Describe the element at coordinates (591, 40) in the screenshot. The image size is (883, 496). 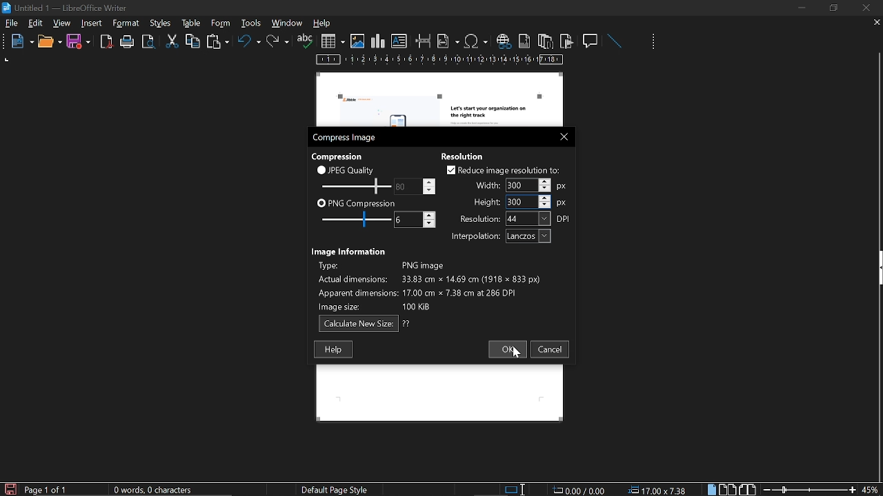
I see `insert comment` at that location.